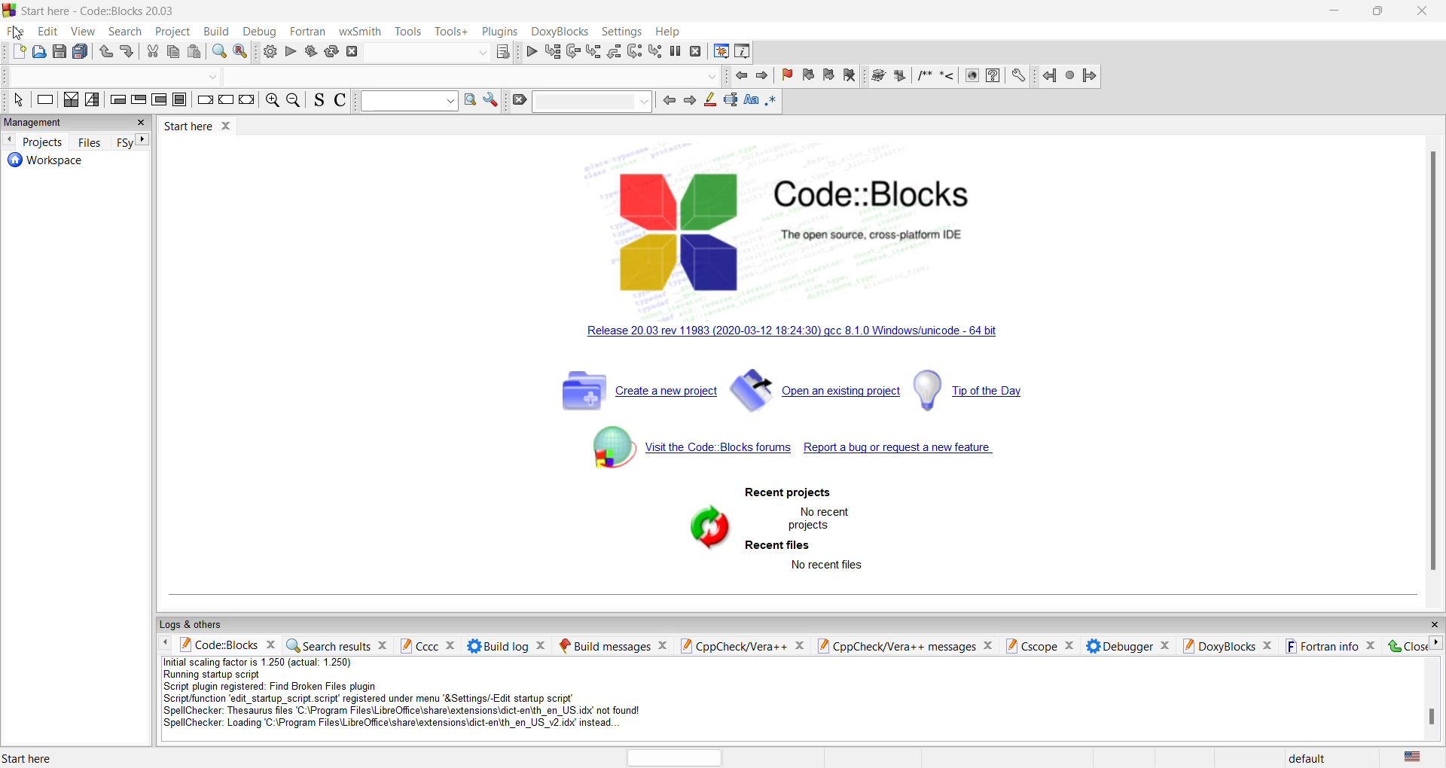 This screenshot has width=1446, height=768. What do you see at coordinates (195, 53) in the screenshot?
I see `paste` at bounding box center [195, 53].